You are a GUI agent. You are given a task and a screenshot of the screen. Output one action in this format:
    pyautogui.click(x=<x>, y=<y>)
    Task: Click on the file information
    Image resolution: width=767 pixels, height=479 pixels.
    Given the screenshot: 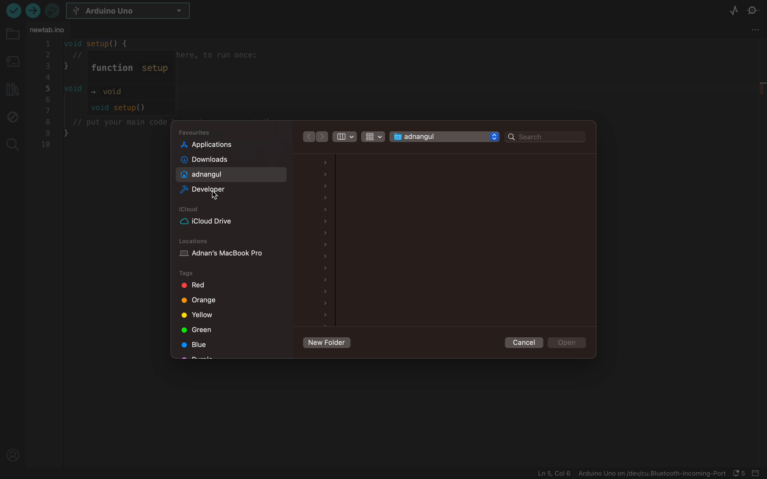 What is the action you would take?
    pyautogui.click(x=631, y=474)
    